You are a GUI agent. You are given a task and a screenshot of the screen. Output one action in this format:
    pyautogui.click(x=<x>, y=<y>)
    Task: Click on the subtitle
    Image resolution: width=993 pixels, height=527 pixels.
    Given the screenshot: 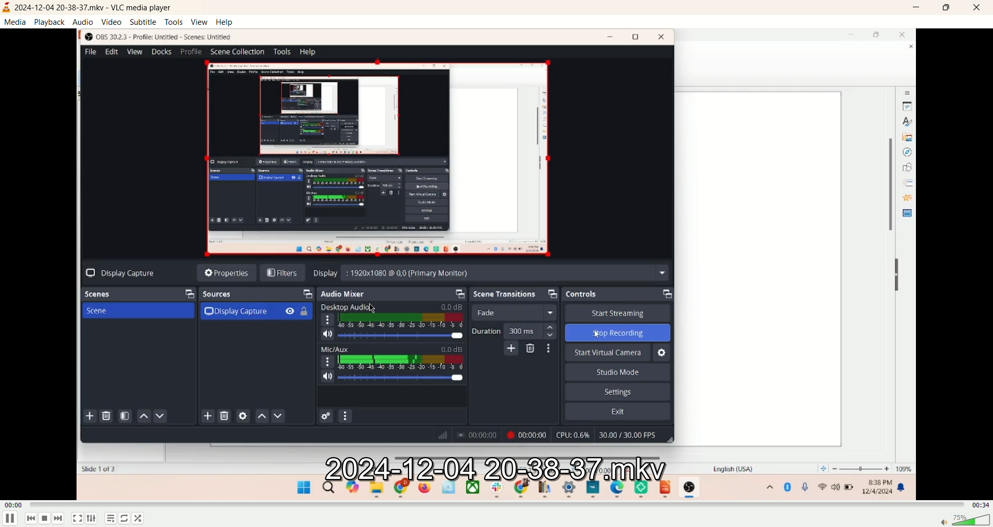 What is the action you would take?
    pyautogui.click(x=143, y=21)
    